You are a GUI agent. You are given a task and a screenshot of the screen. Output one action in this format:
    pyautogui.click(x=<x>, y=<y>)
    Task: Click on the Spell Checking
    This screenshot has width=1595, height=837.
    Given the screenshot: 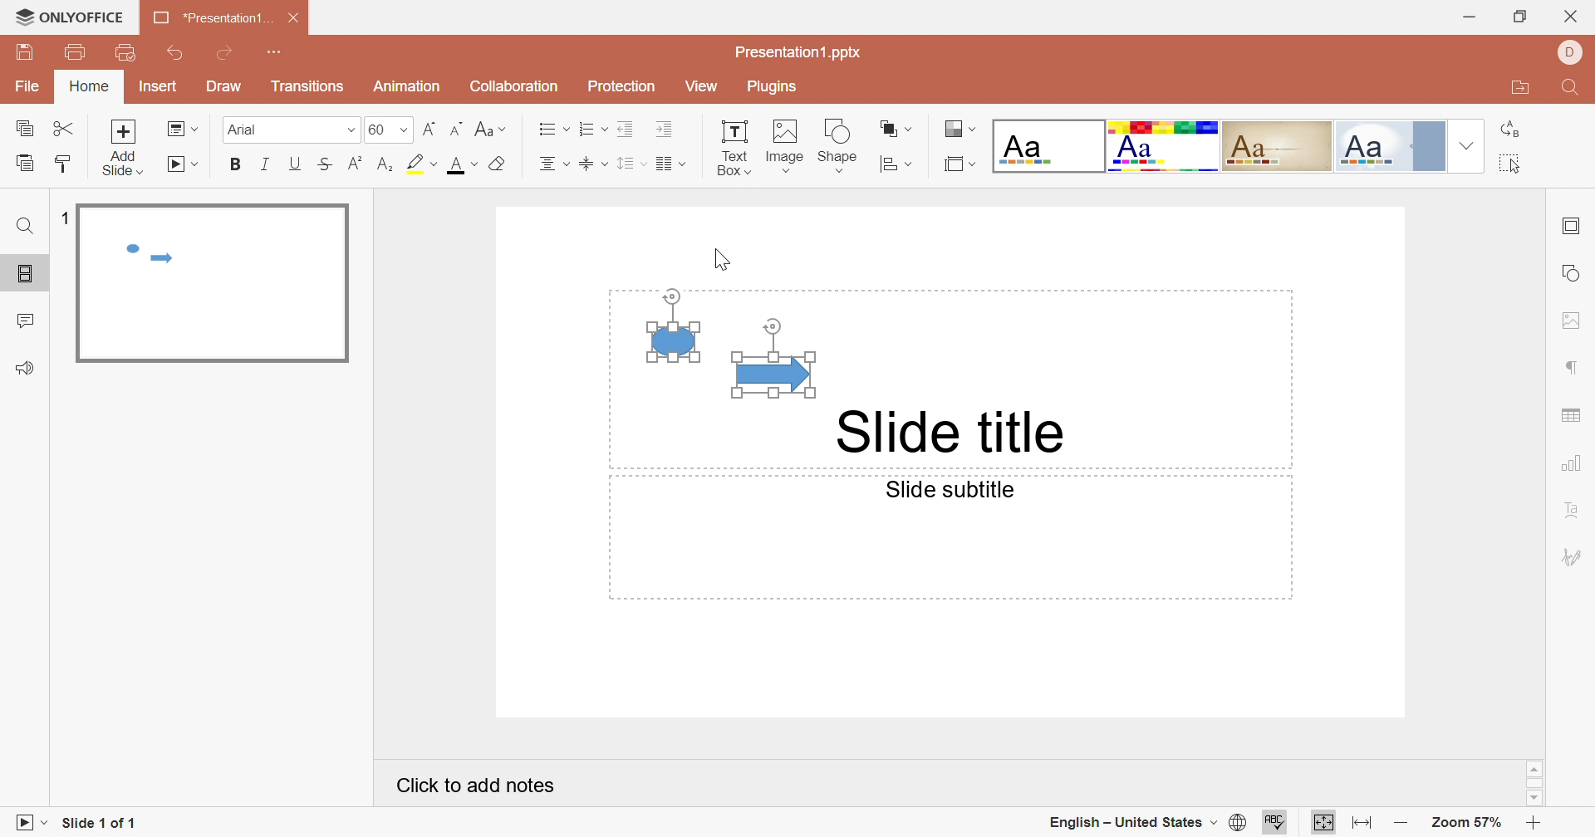 What is the action you would take?
    pyautogui.click(x=1278, y=825)
    